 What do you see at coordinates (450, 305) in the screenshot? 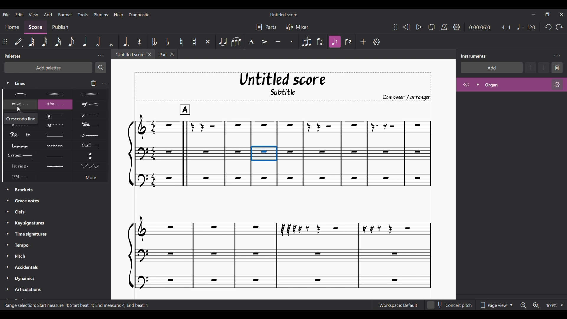
I see `Toggle for Concert pitch` at bounding box center [450, 305].